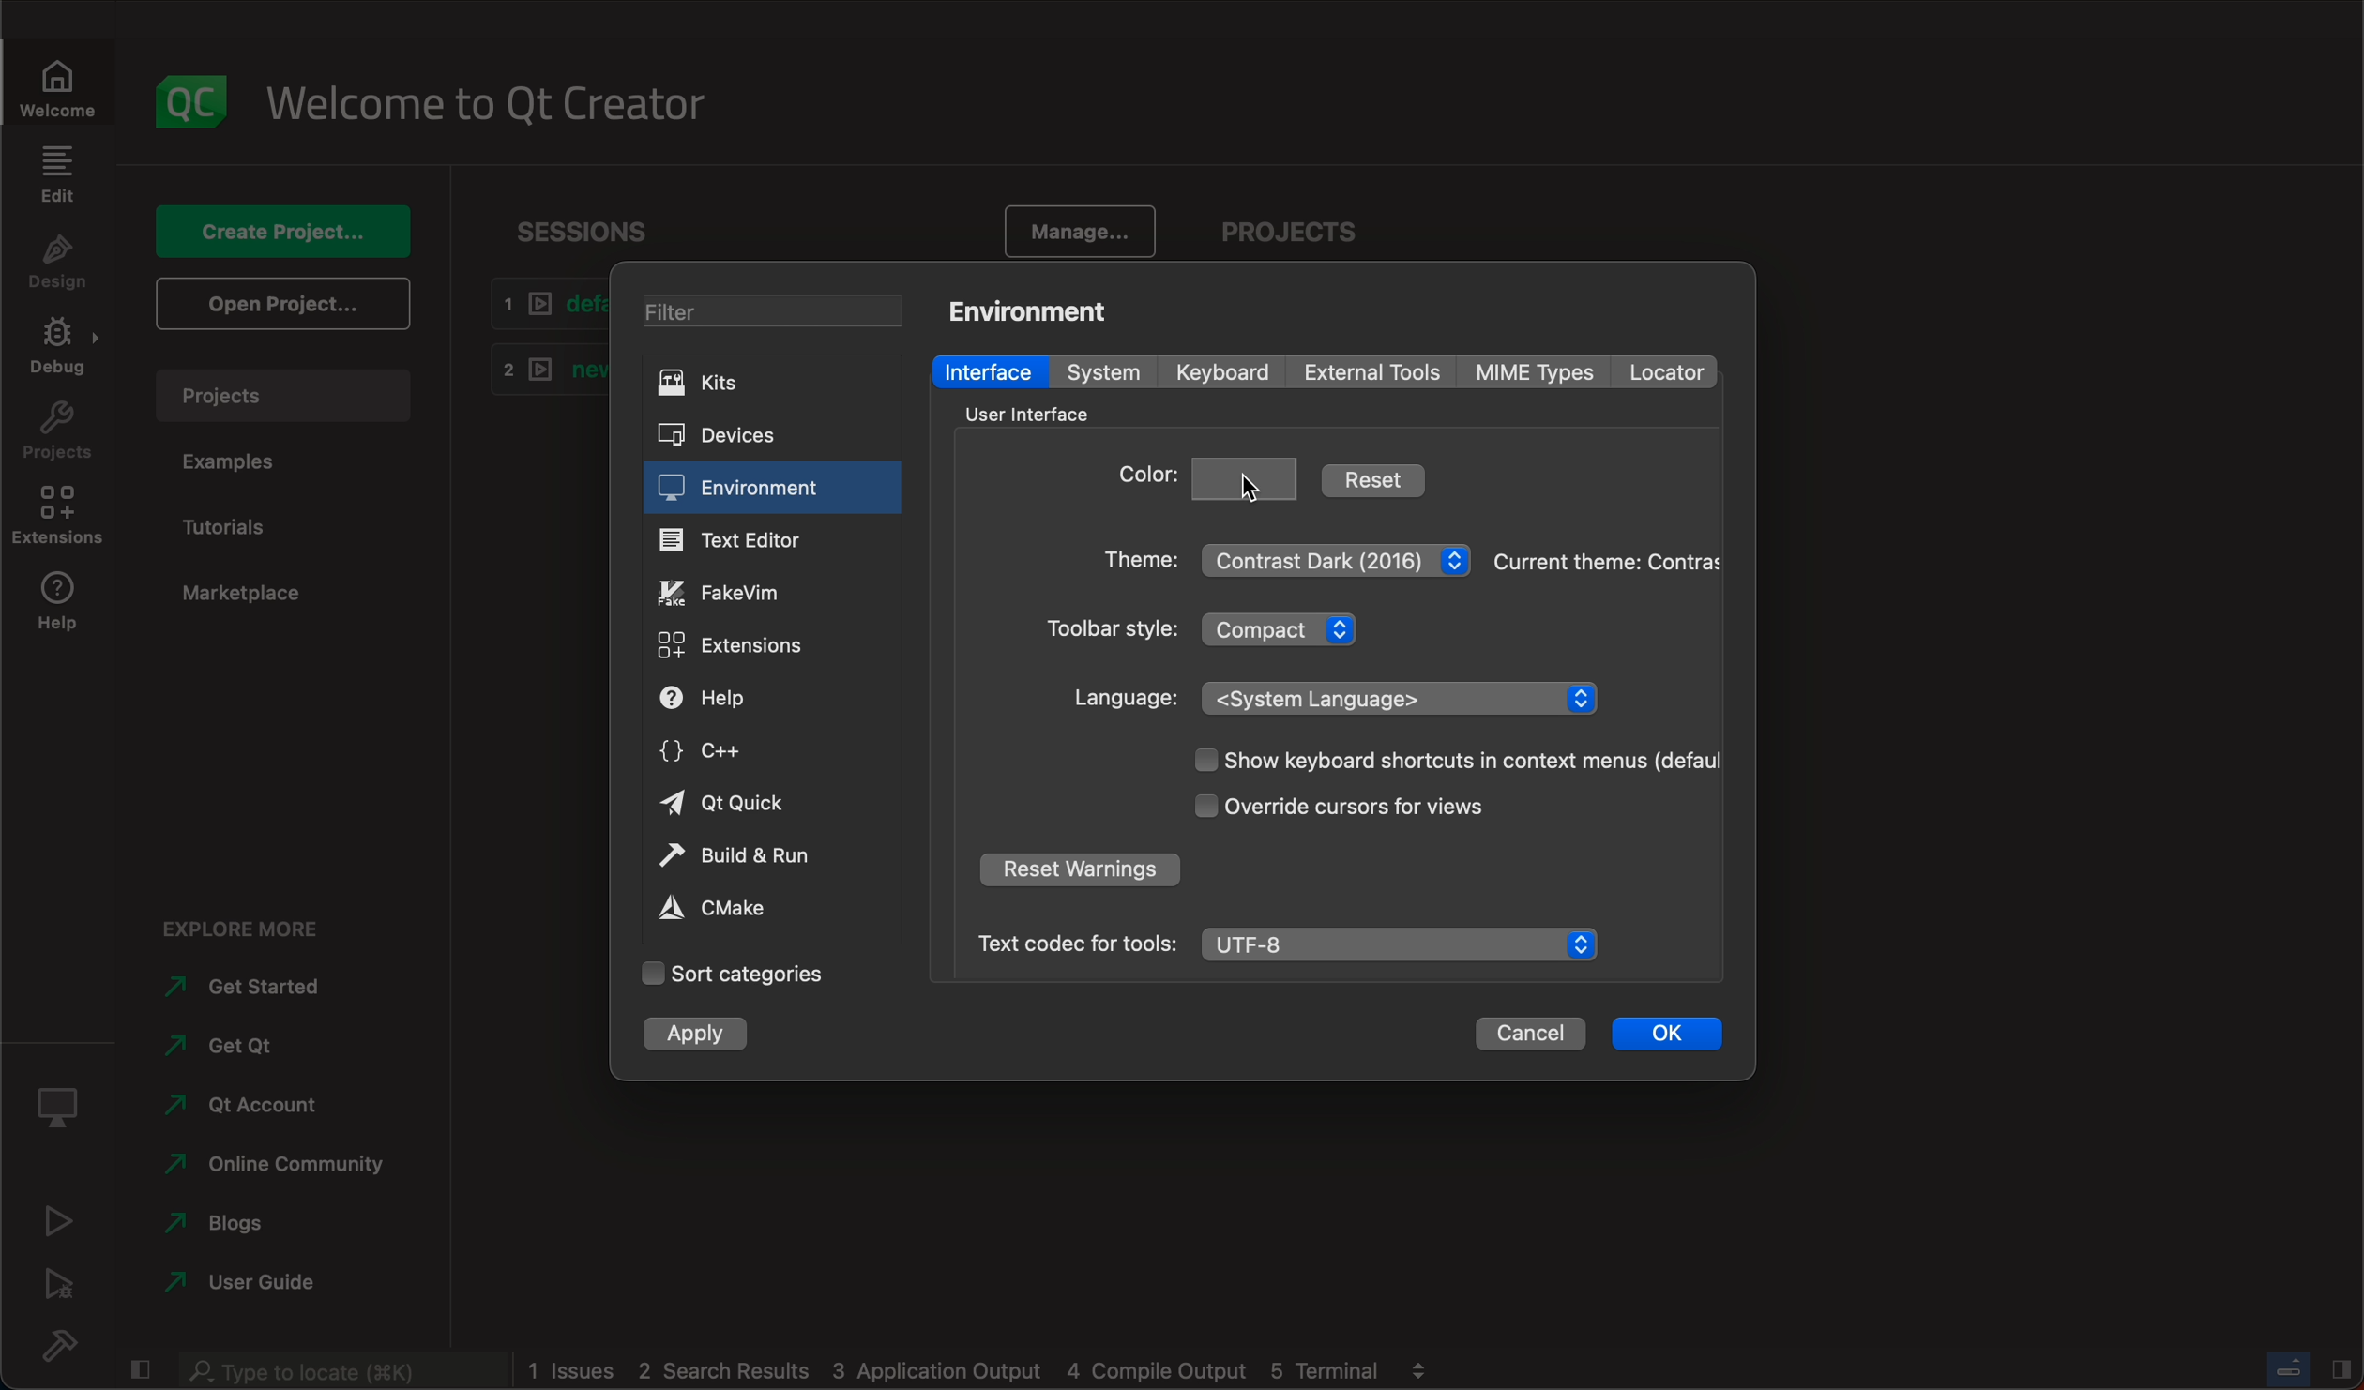  I want to click on UTF-8, so click(1404, 945).